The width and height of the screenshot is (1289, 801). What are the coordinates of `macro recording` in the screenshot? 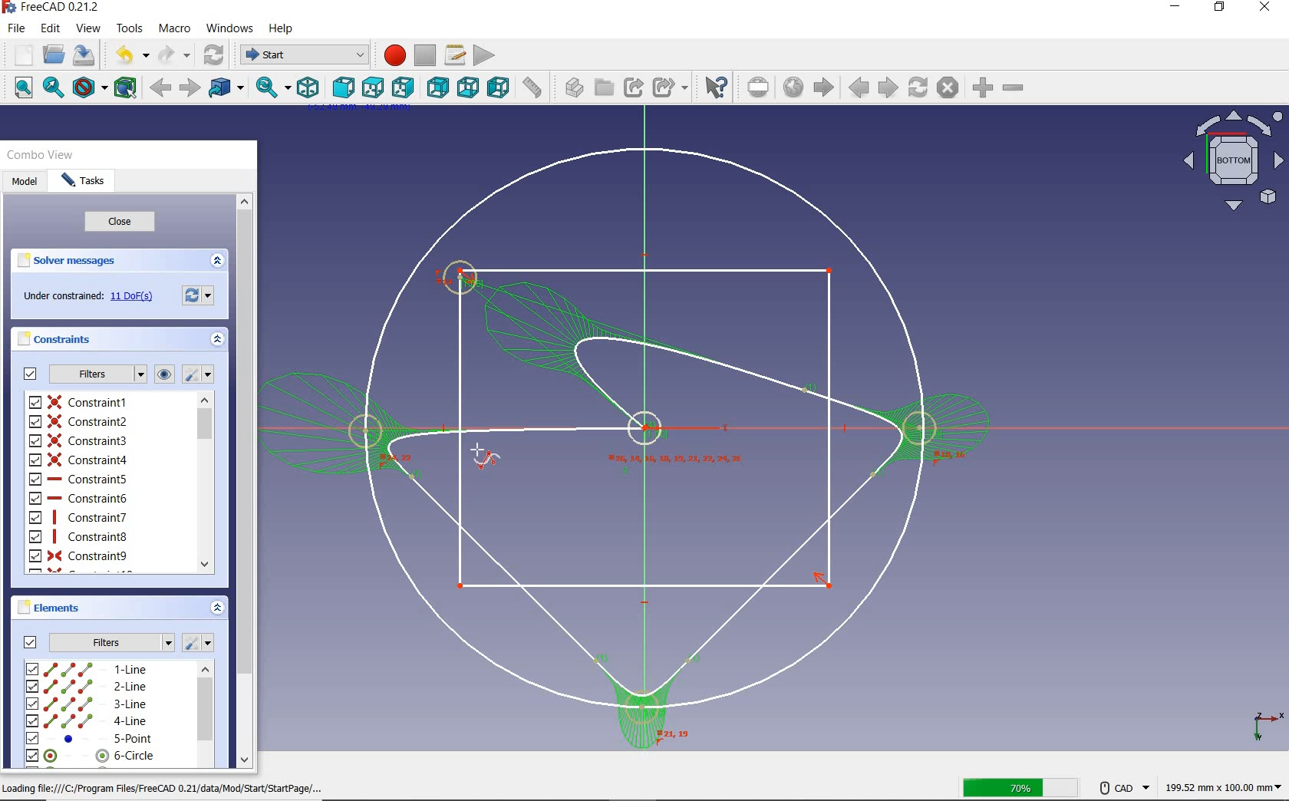 It's located at (391, 54).